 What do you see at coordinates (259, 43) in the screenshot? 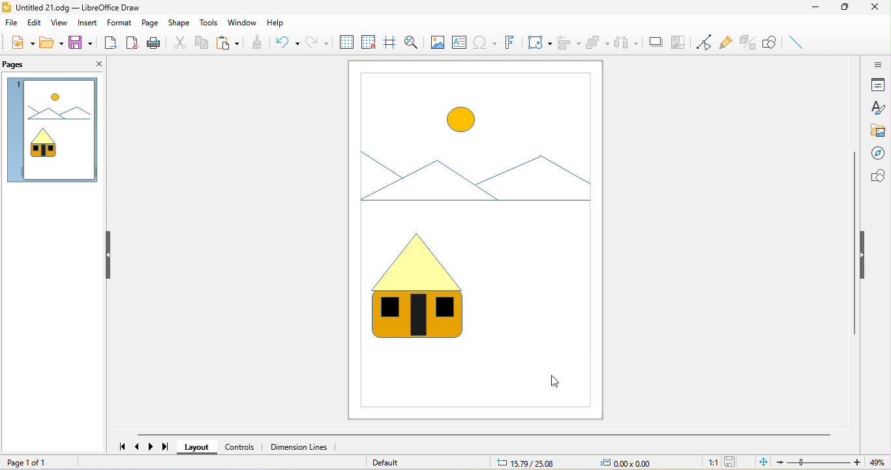
I see `clone` at bounding box center [259, 43].